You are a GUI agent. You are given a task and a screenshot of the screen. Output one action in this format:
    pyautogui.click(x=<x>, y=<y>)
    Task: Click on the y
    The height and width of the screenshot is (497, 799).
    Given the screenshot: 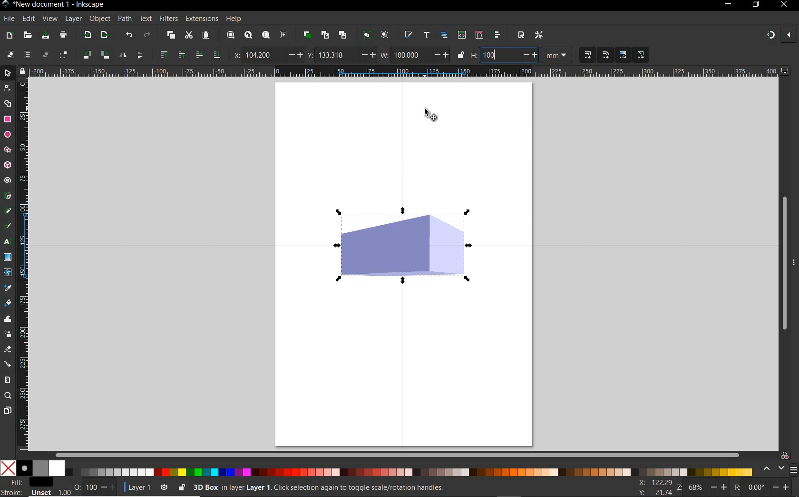 What is the action you would take?
    pyautogui.click(x=311, y=55)
    